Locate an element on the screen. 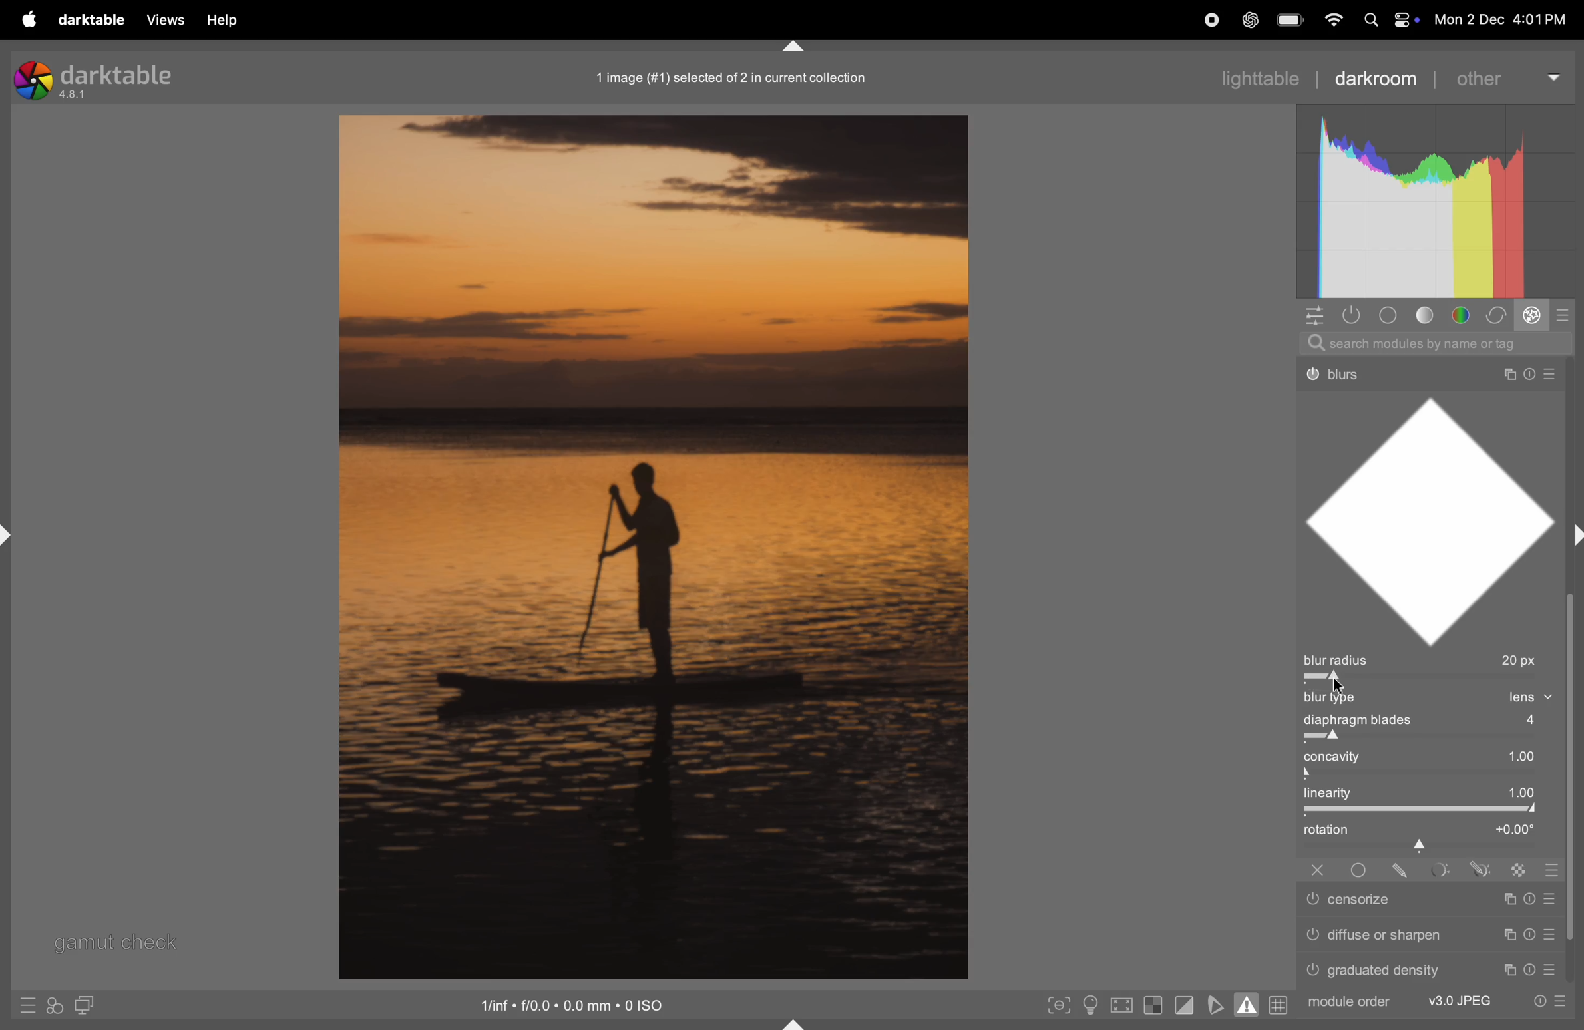  help is located at coordinates (226, 21).